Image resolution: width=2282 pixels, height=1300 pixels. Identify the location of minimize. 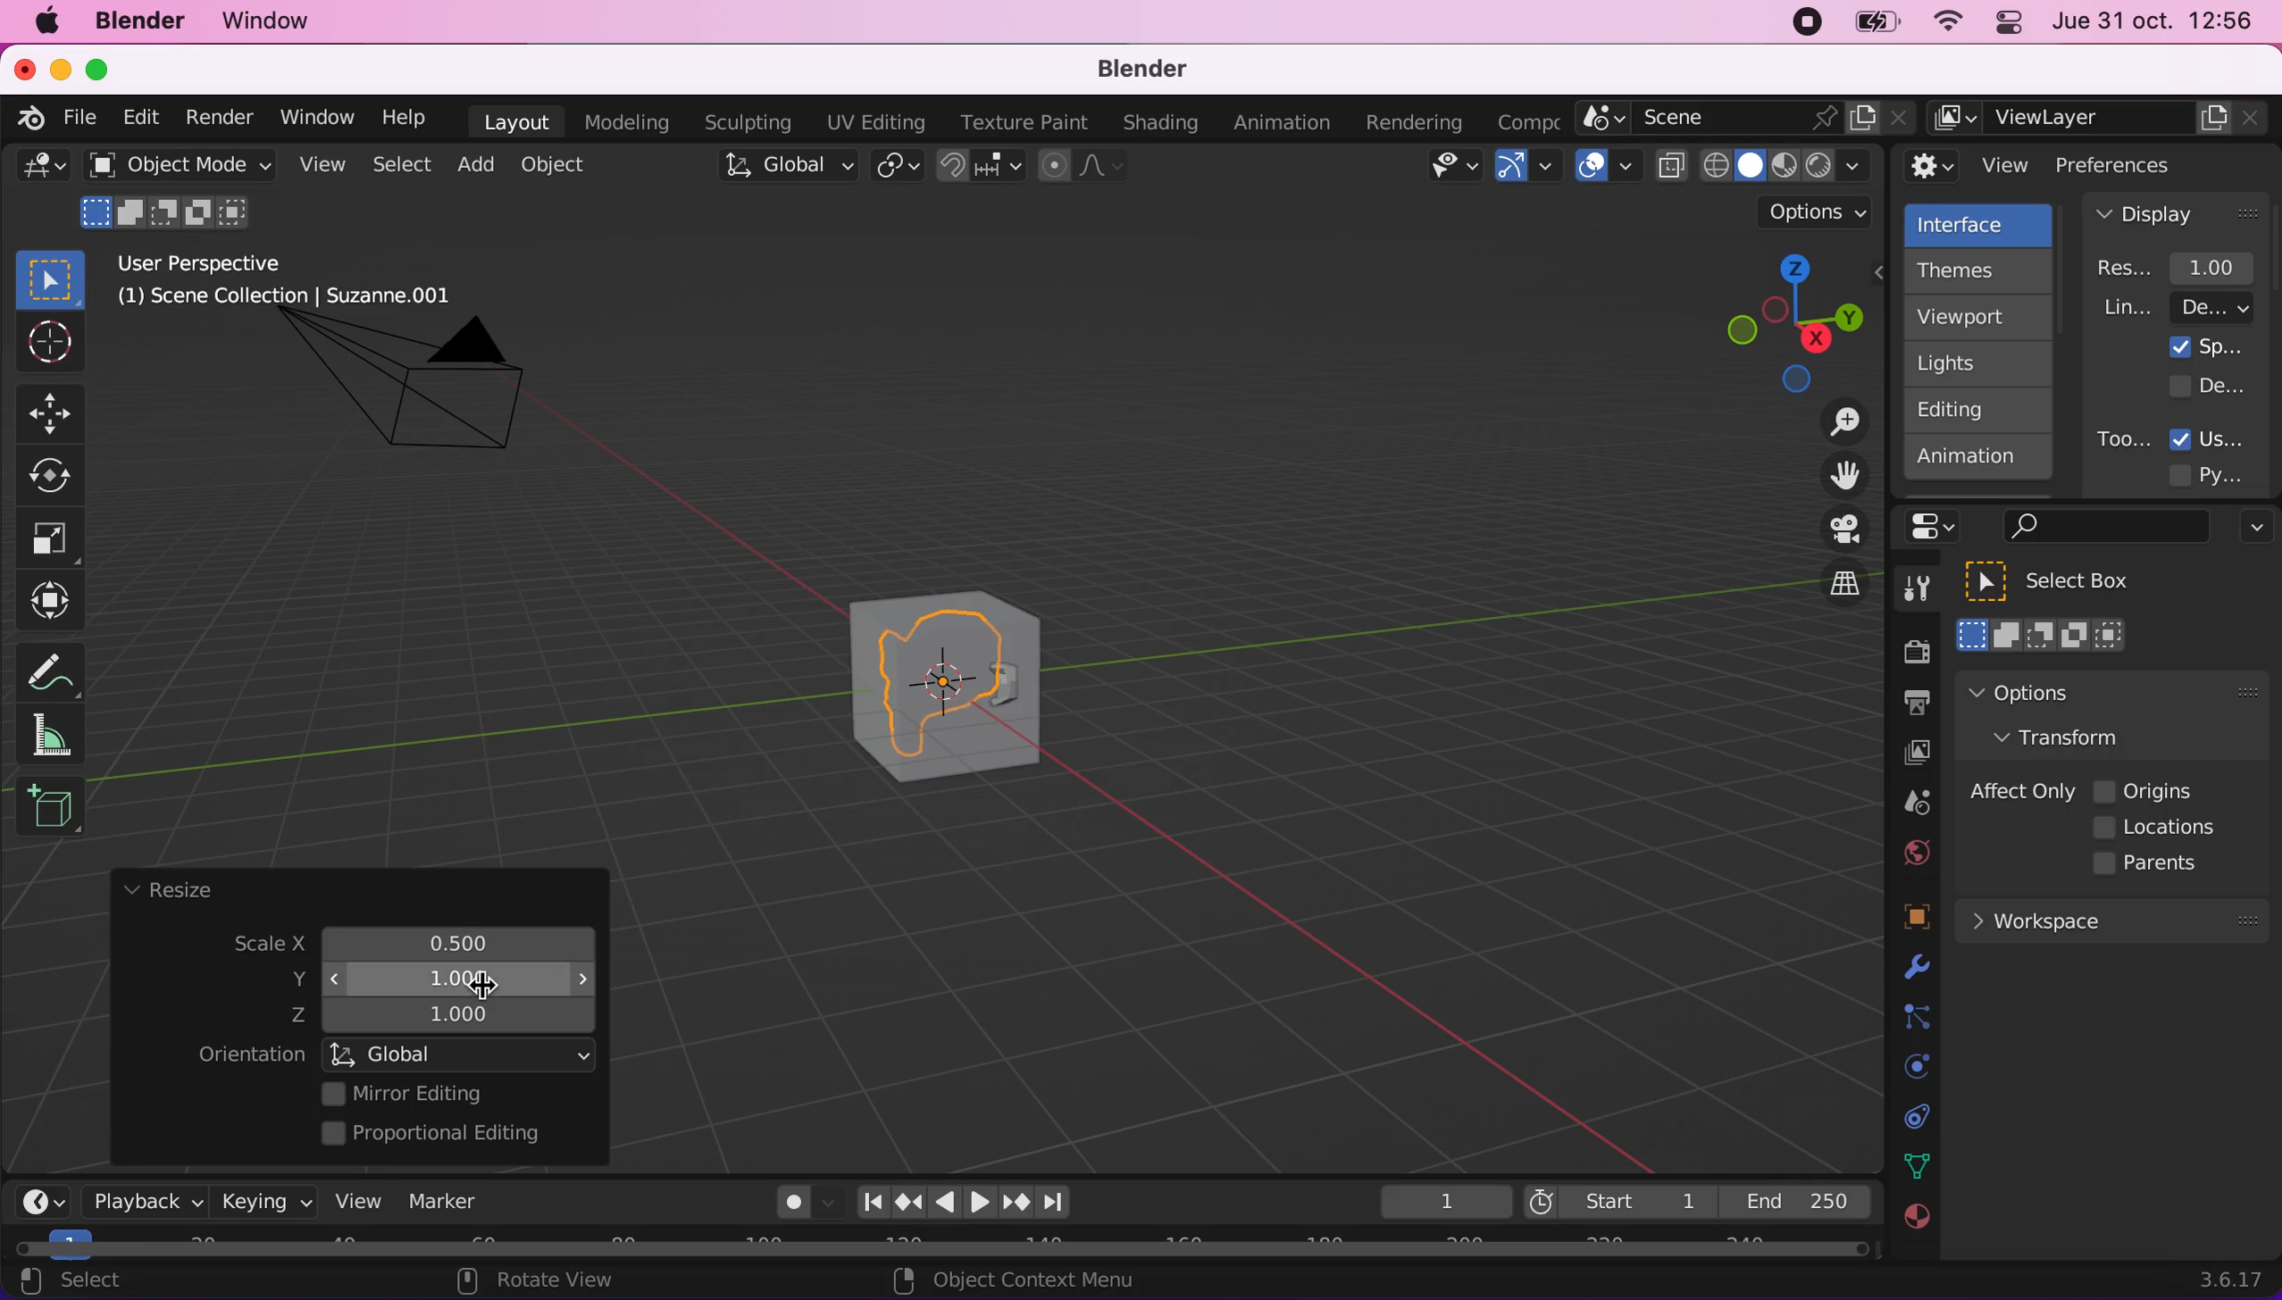
(57, 68).